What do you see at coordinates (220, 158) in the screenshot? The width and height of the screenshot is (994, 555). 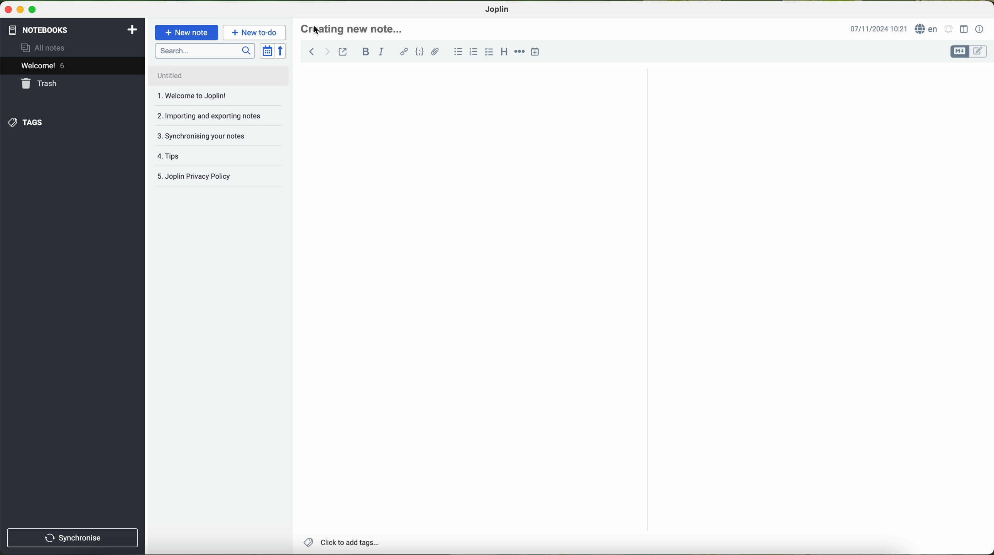 I see `tips` at bounding box center [220, 158].